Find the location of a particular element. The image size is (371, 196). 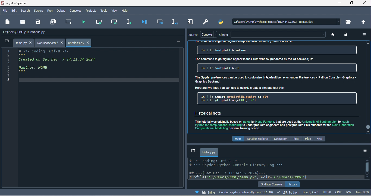

utf 8 is located at coordinates (328, 193).